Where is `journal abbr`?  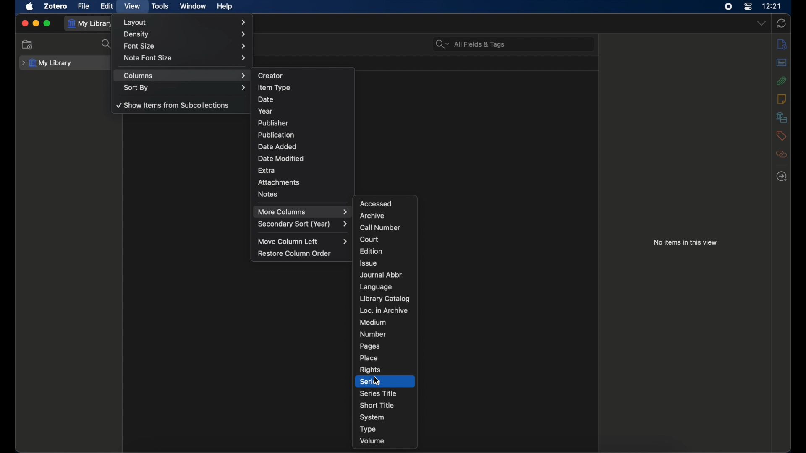 journal abbr is located at coordinates (381, 275).